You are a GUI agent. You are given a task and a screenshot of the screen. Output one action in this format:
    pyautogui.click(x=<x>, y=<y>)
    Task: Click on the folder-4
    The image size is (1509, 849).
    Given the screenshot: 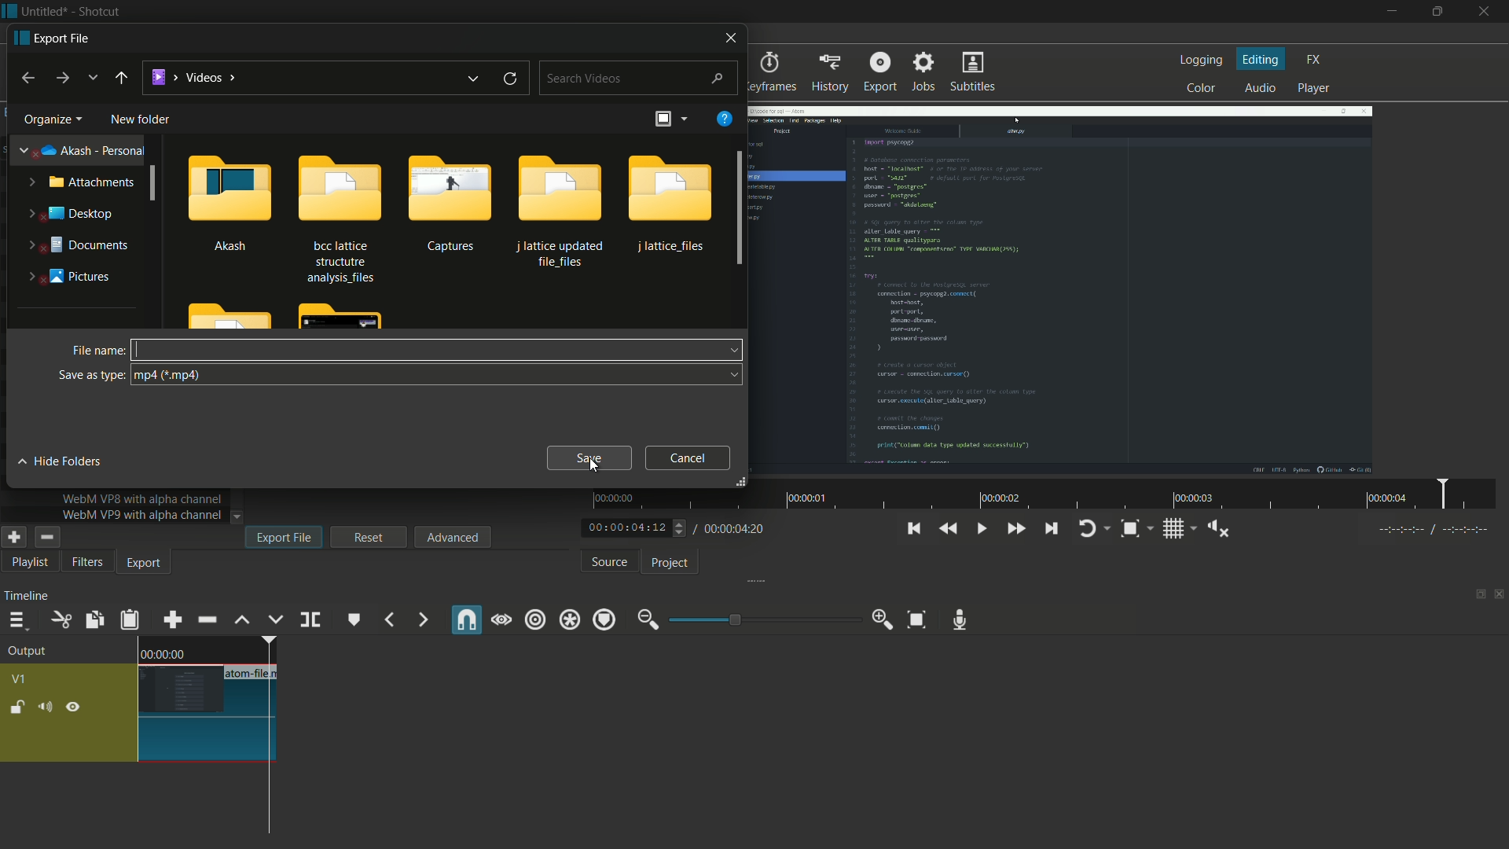 What is the action you would take?
    pyautogui.click(x=558, y=210)
    